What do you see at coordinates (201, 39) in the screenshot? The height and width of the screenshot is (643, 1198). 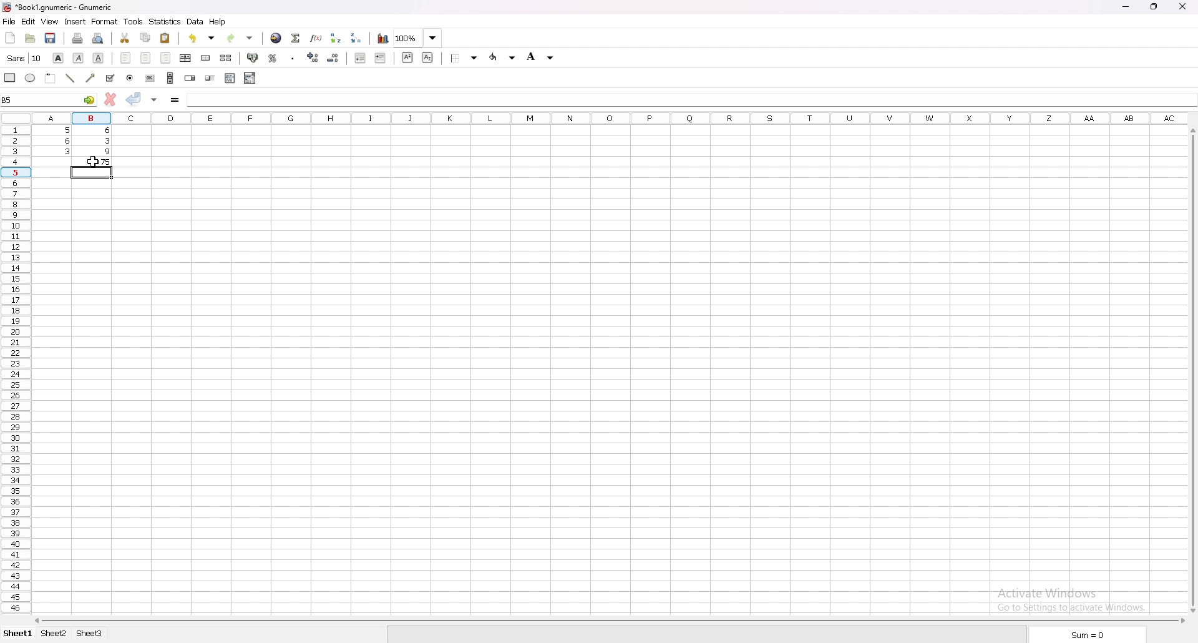 I see `undo` at bounding box center [201, 39].